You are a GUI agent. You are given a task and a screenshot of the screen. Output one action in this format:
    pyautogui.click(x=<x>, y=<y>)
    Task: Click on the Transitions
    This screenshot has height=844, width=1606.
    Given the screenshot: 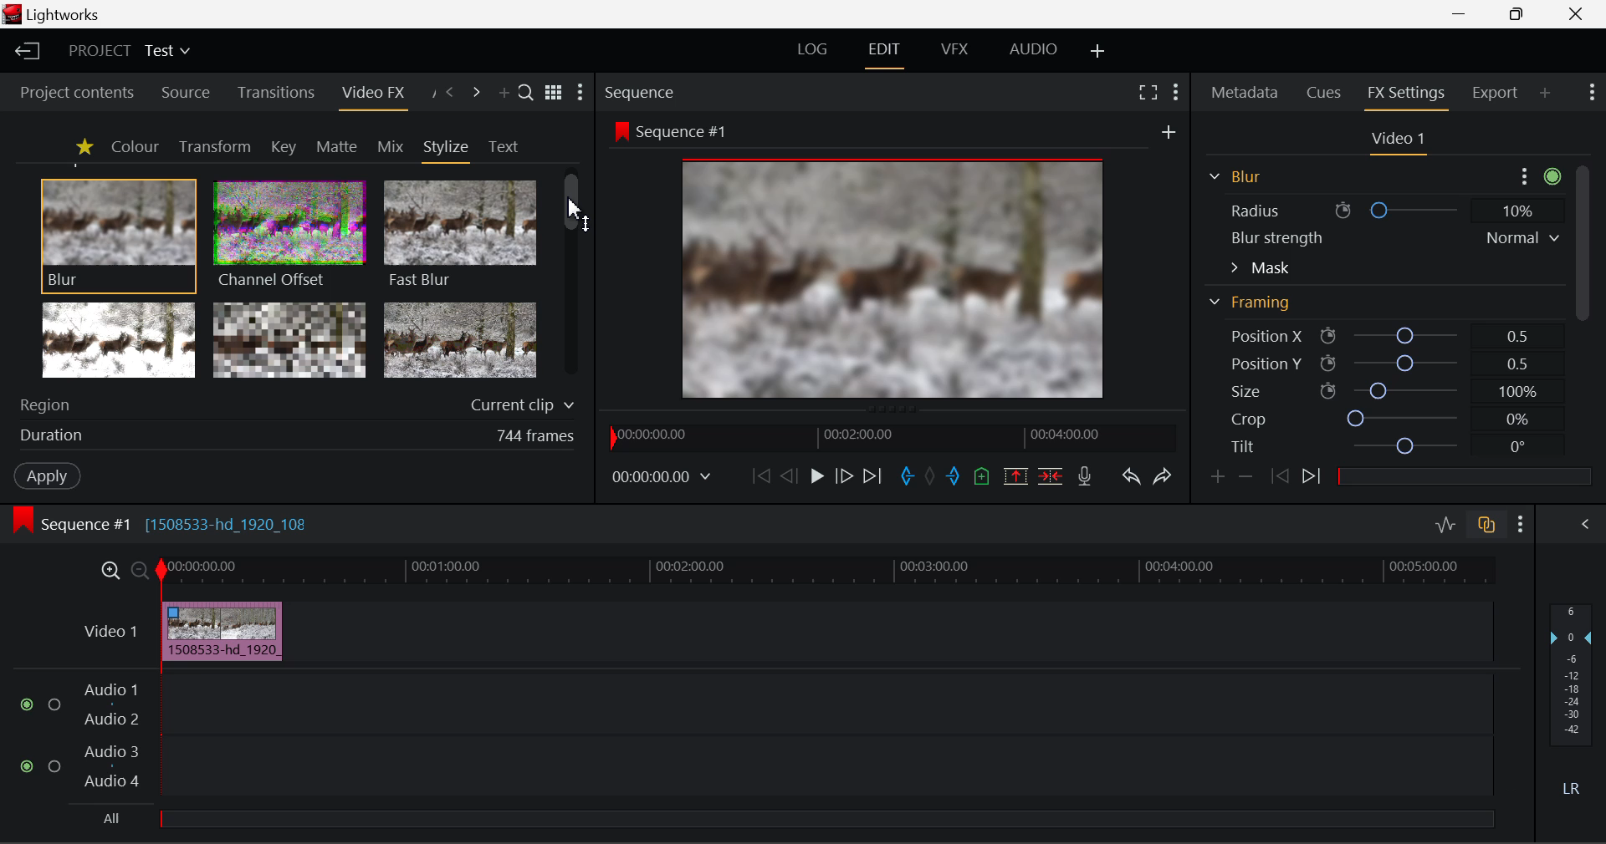 What is the action you would take?
    pyautogui.click(x=274, y=94)
    